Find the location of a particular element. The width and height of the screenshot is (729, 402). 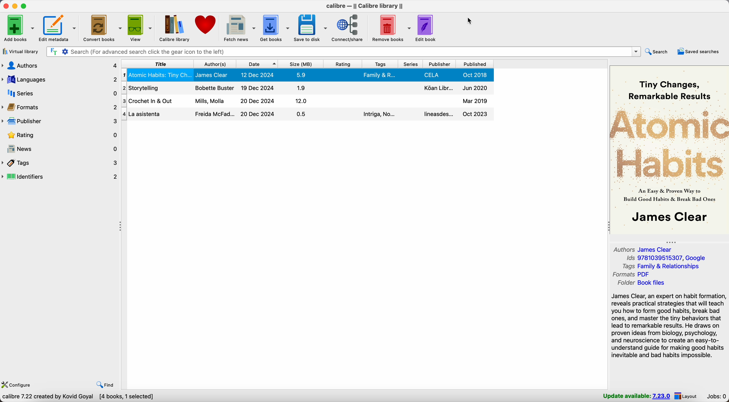

update available is located at coordinates (635, 396).